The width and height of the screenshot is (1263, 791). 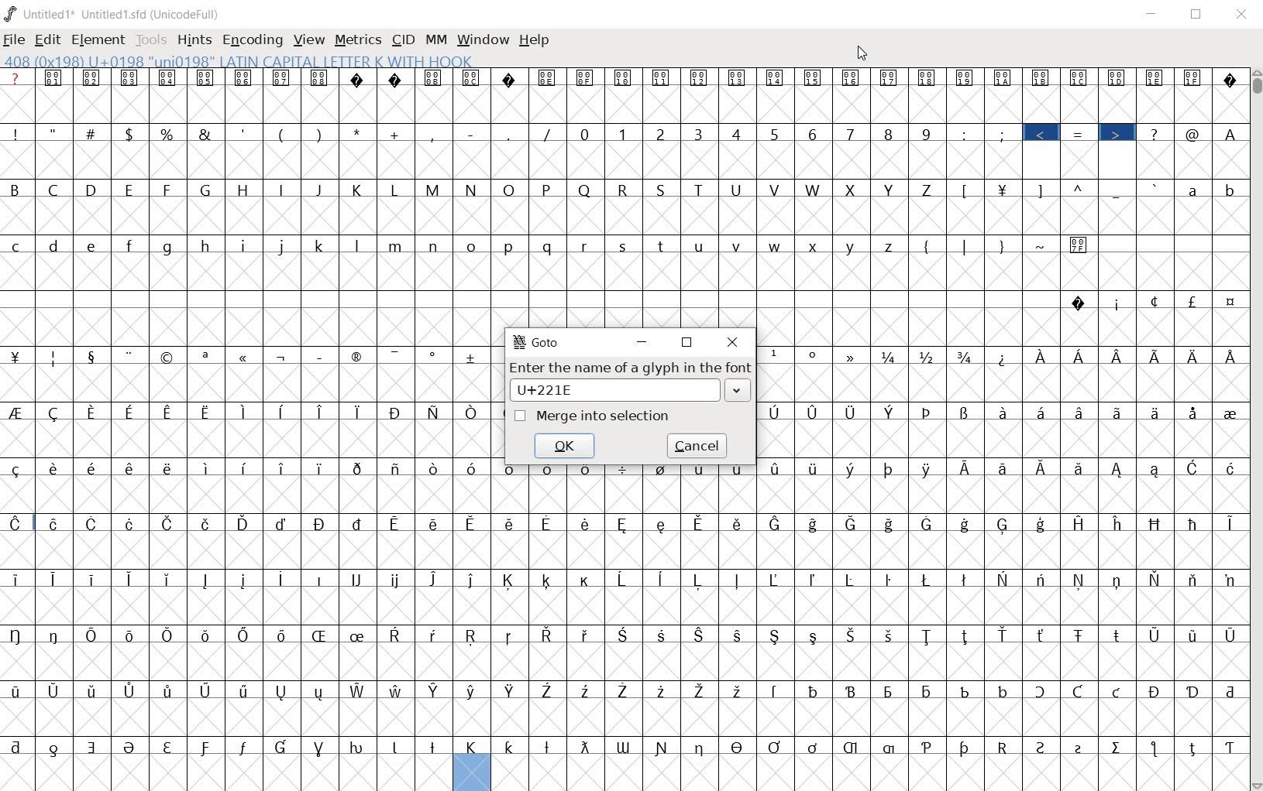 I want to click on small letters a b, so click(x=1211, y=189).